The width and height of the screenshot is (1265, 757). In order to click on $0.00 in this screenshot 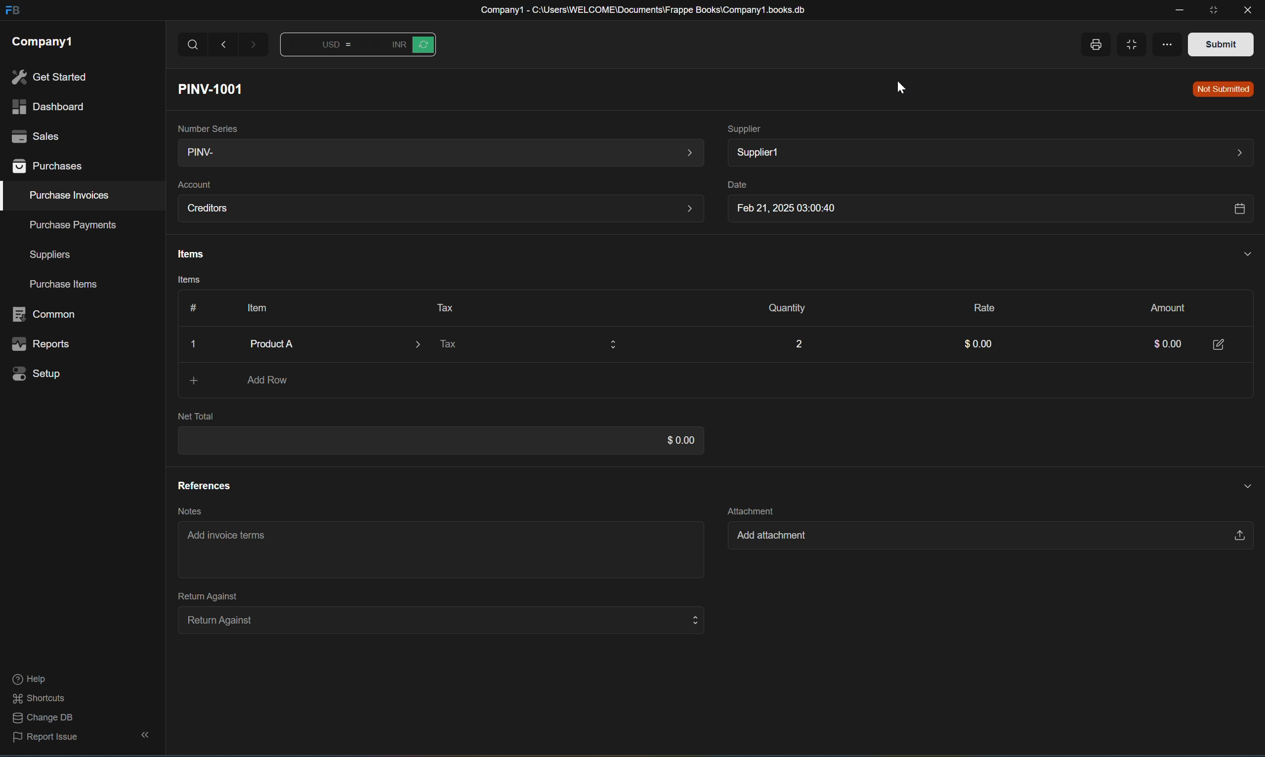, I will do `click(675, 440)`.